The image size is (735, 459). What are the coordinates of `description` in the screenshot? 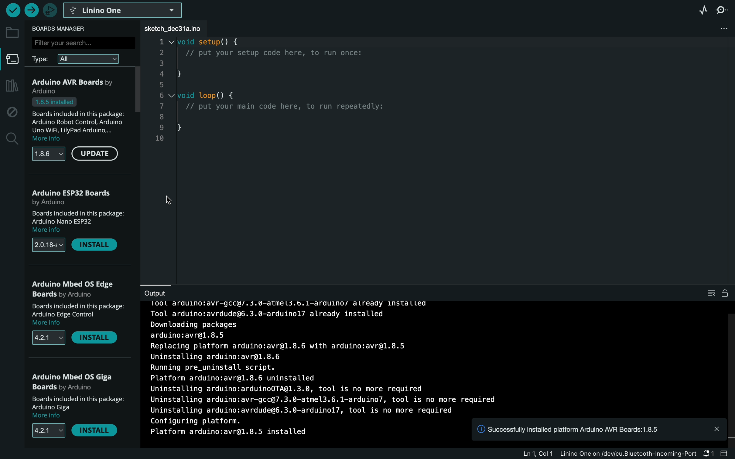 It's located at (81, 120).